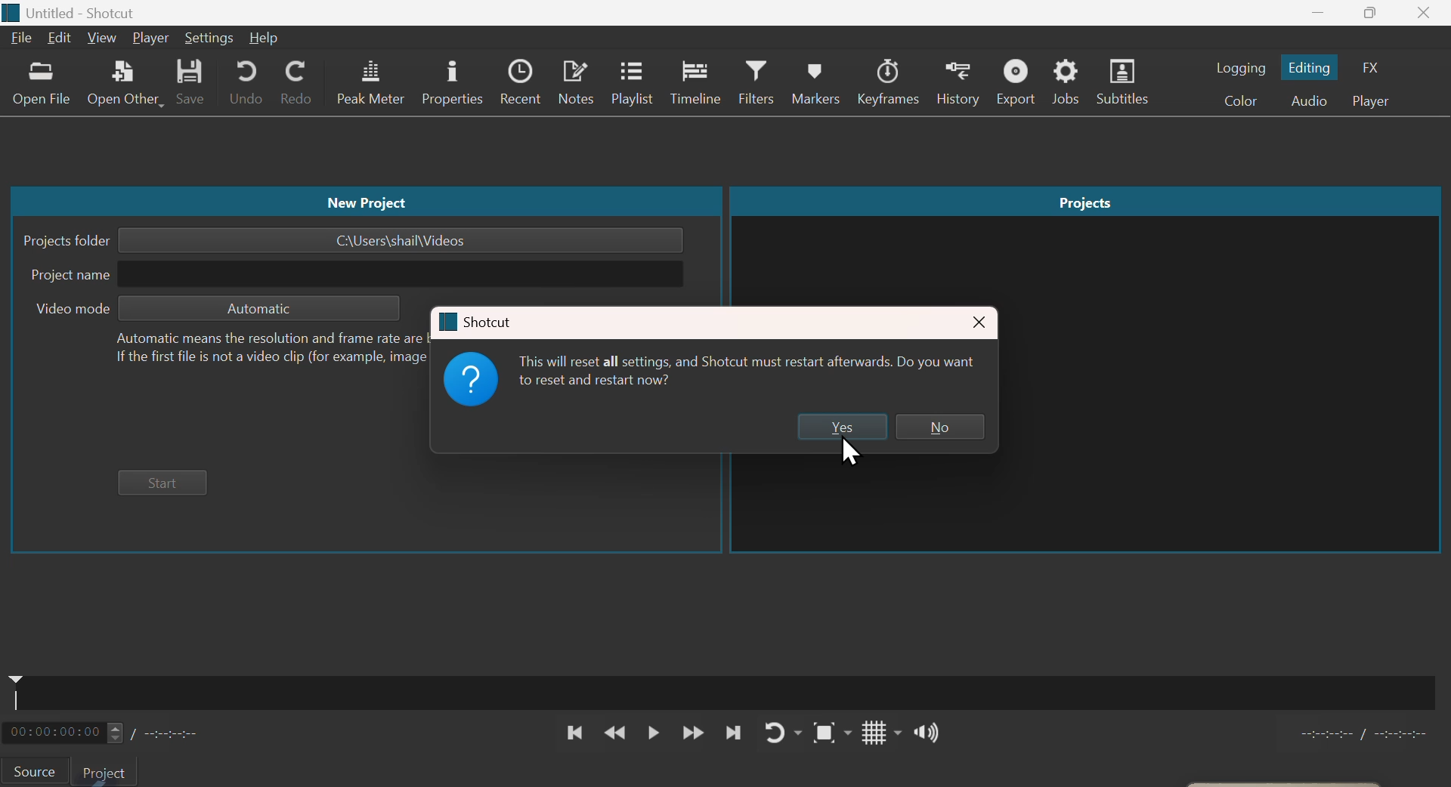 This screenshot has height=787, width=1451. I want to click on Backward, so click(615, 733).